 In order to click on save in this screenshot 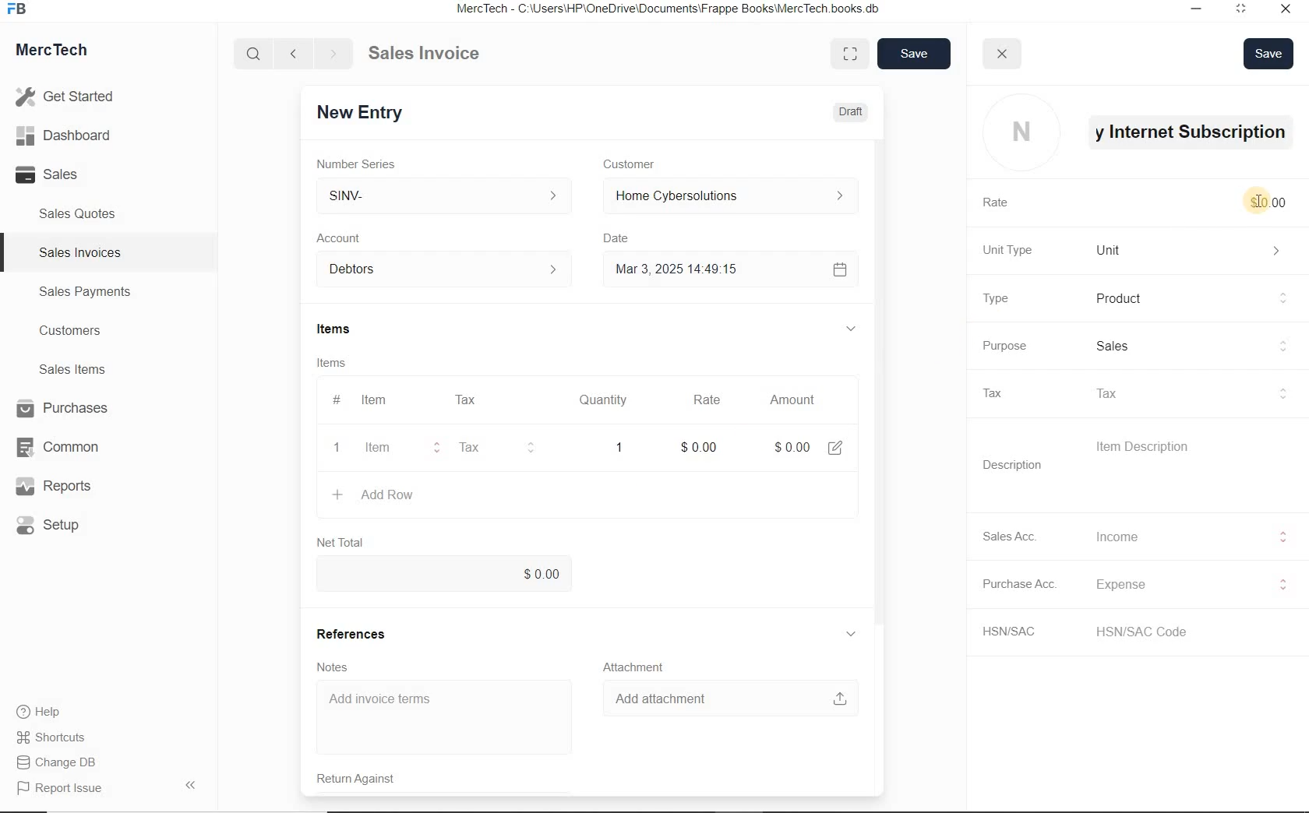, I will do `click(916, 54)`.